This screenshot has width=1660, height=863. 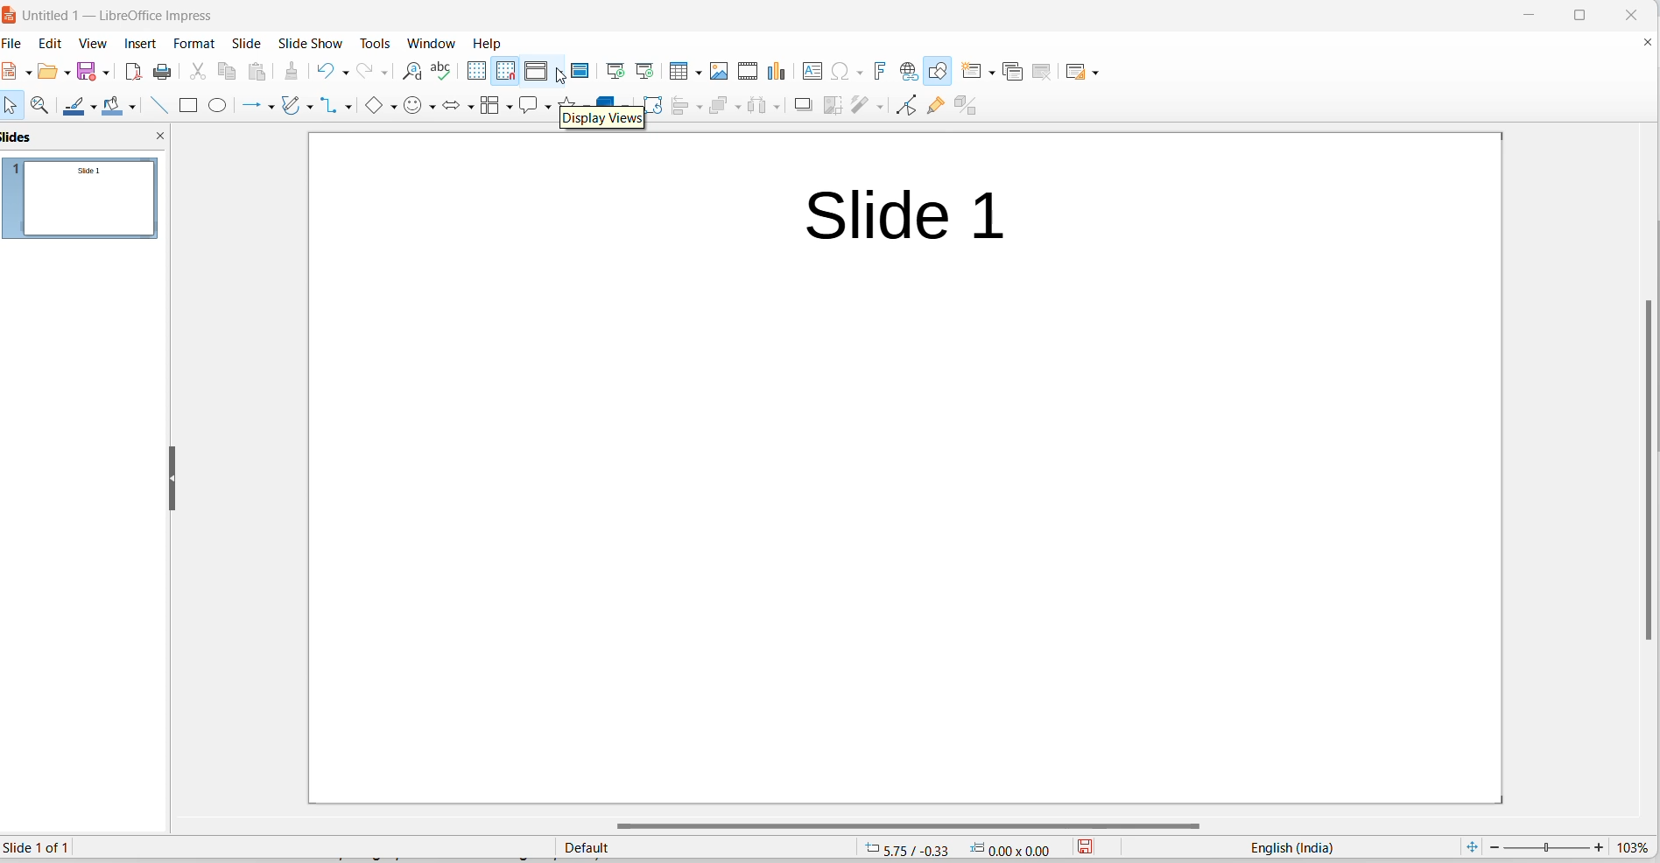 What do you see at coordinates (1586, 15) in the screenshot?
I see `maximize` at bounding box center [1586, 15].